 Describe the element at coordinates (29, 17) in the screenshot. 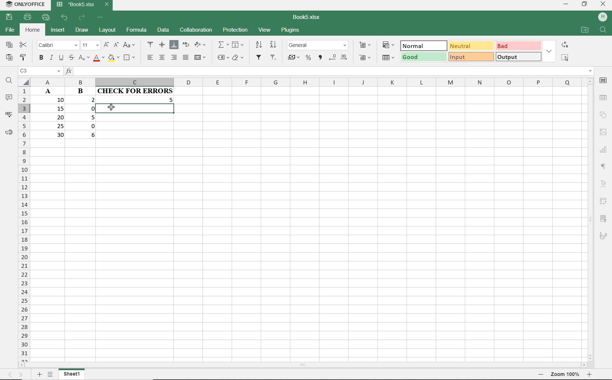

I see `PRINT` at that location.